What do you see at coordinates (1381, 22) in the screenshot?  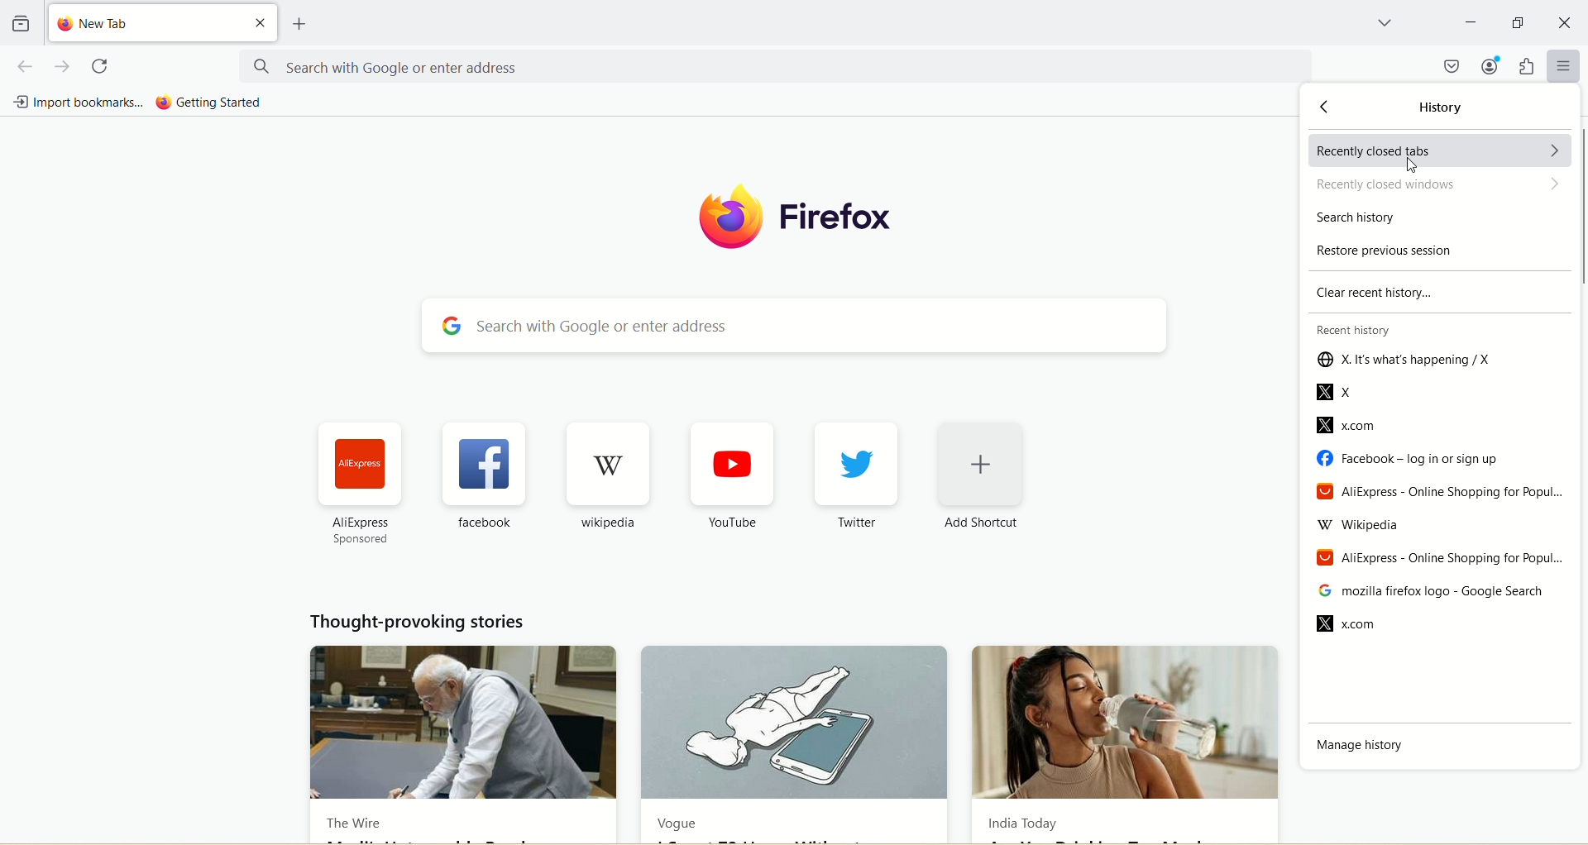 I see `list all tabs` at bounding box center [1381, 22].